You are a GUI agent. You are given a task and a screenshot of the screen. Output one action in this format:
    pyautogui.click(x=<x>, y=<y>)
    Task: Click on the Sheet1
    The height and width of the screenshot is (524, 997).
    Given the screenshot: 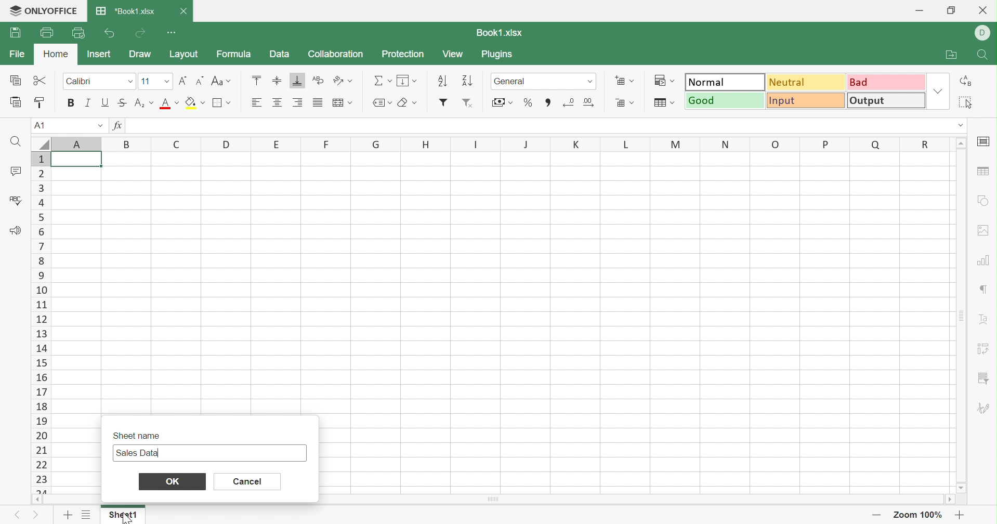 What is the action you would take?
    pyautogui.click(x=124, y=517)
    